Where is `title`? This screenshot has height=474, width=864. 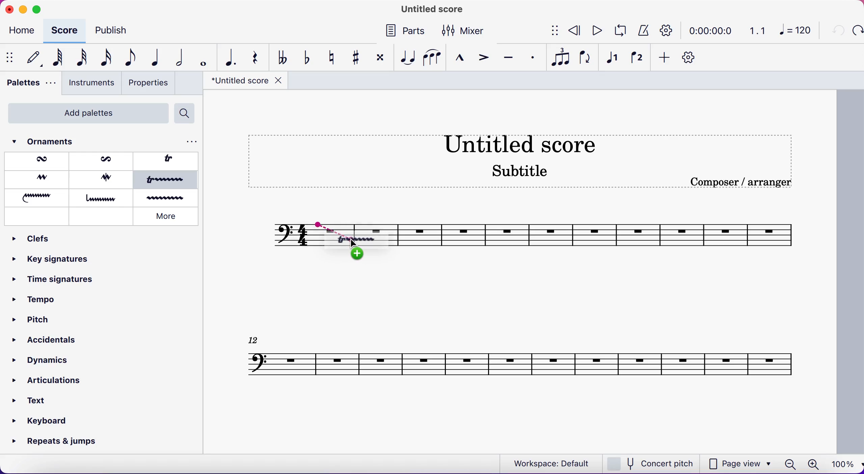
title is located at coordinates (429, 10).